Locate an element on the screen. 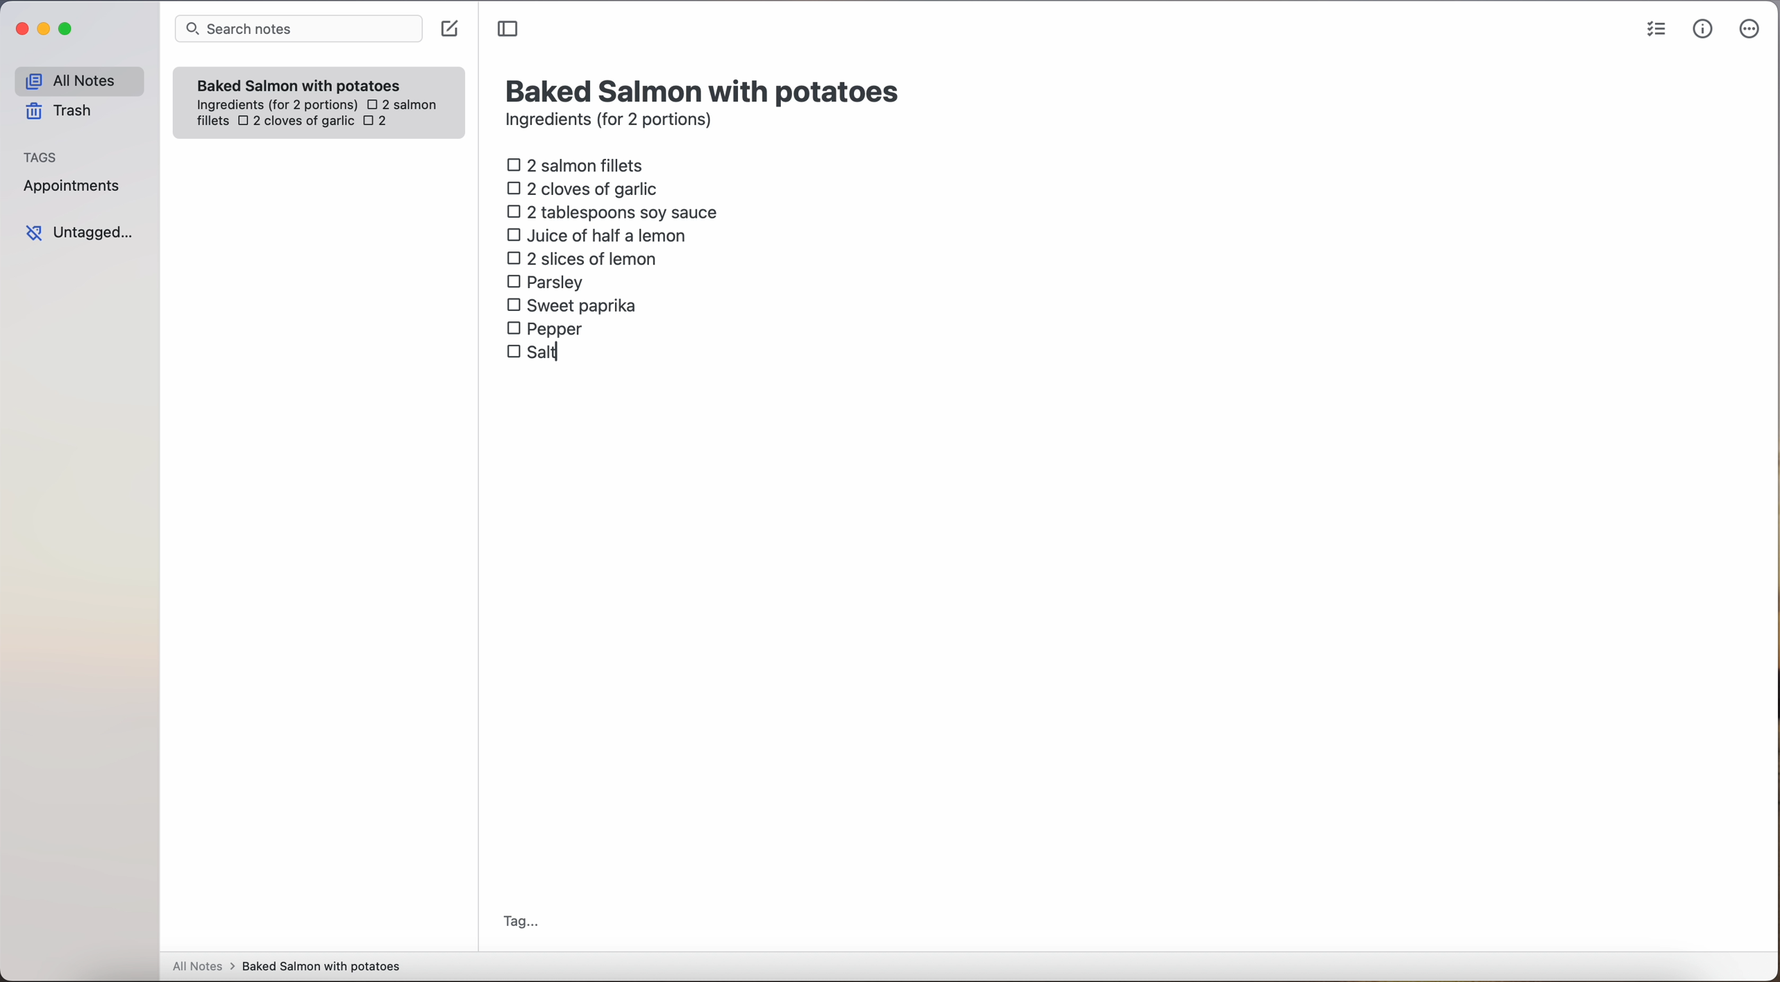 The height and width of the screenshot is (982, 1780). create note is located at coordinates (448, 29).